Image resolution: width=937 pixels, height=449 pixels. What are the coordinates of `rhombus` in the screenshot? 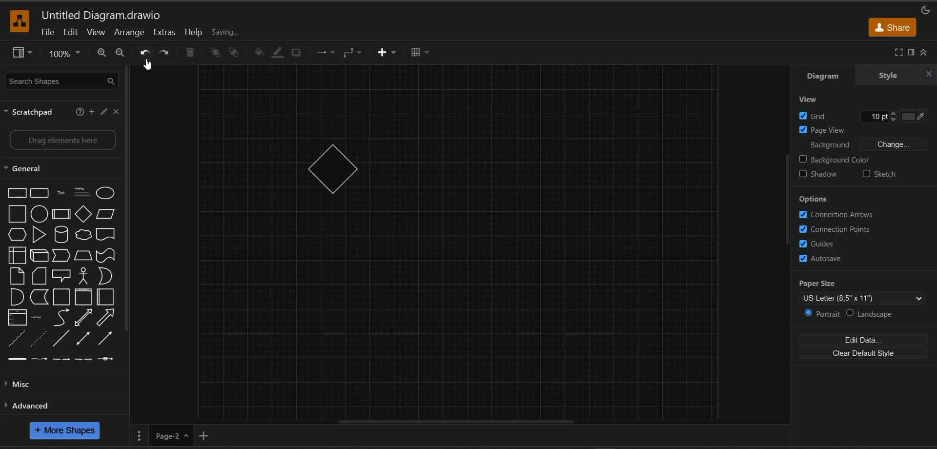 It's located at (330, 170).